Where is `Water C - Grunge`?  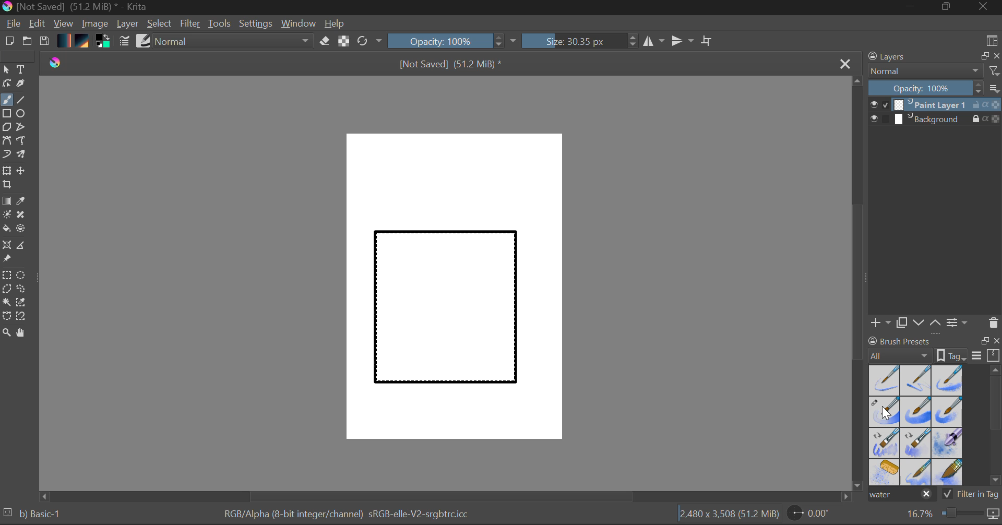
Water C - Grunge is located at coordinates (948, 412).